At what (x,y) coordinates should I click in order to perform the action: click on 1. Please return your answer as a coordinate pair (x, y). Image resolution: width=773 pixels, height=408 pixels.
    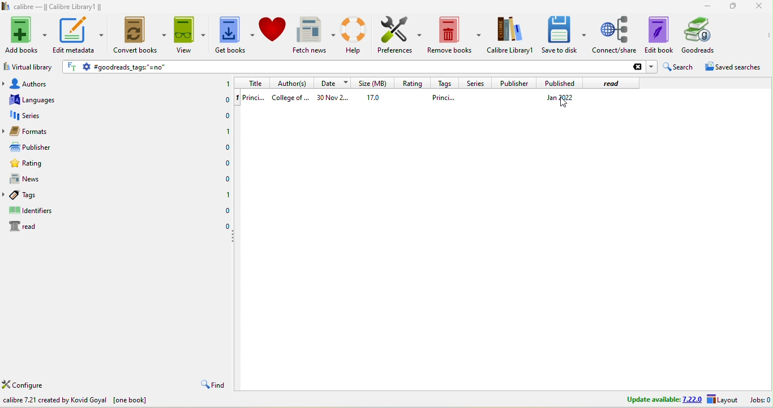
    Looking at the image, I should click on (226, 194).